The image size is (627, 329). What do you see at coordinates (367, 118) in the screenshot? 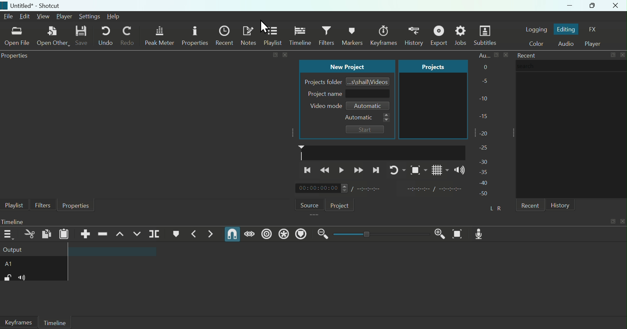
I see `Automatic` at bounding box center [367, 118].